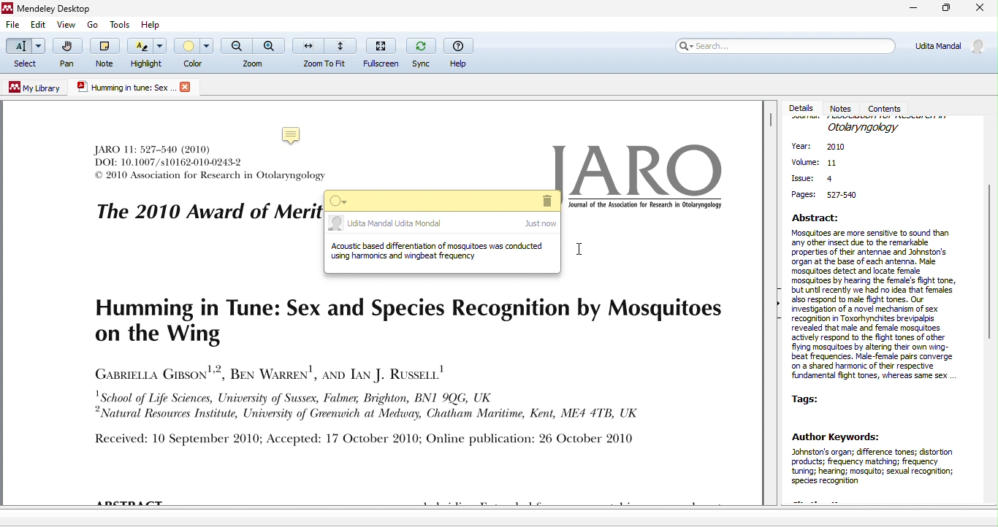  Describe the element at coordinates (59, 9) in the screenshot. I see `Mendeley Desktop` at that location.